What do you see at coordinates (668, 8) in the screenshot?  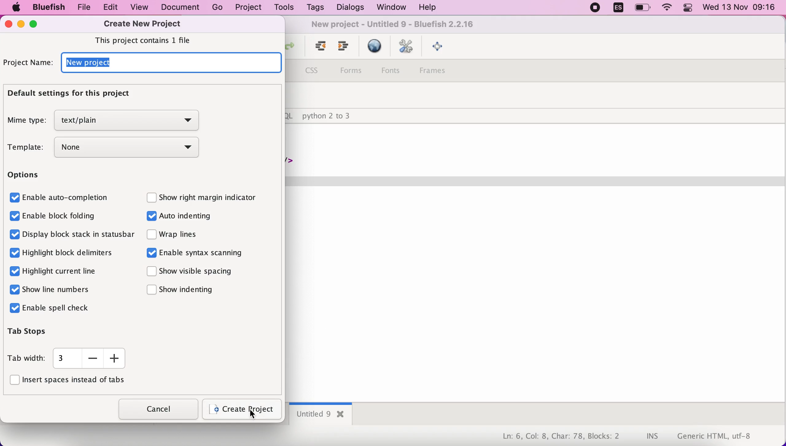 I see `wifi` at bounding box center [668, 8].